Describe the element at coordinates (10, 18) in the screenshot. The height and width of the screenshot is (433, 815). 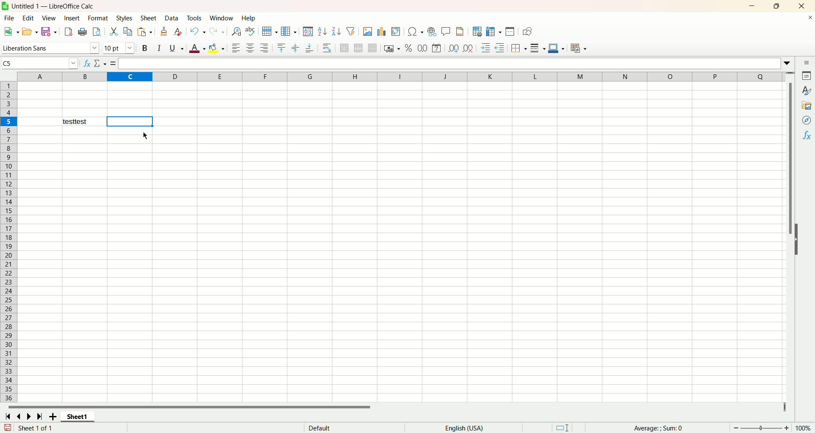
I see `file` at that location.